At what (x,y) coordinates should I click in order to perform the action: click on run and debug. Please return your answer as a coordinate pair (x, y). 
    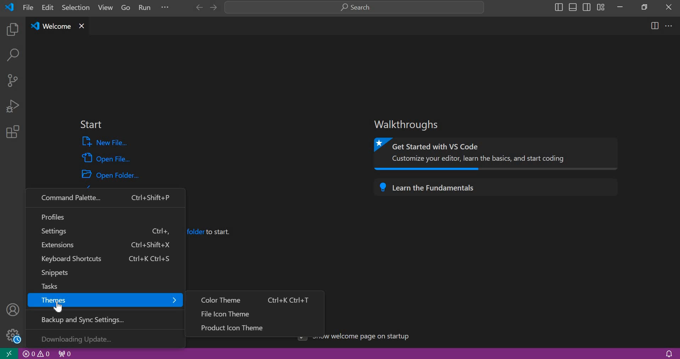
    Looking at the image, I should click on (12, 106).